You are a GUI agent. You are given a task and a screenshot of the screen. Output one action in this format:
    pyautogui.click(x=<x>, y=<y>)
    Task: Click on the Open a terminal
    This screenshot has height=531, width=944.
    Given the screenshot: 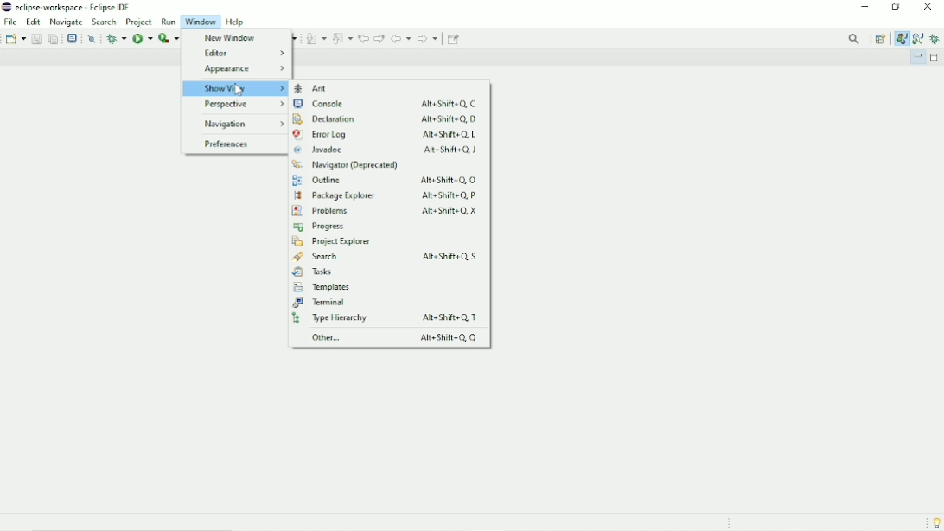 What is the action you would take?
    pyautogui.click(x=72, y=37)
    